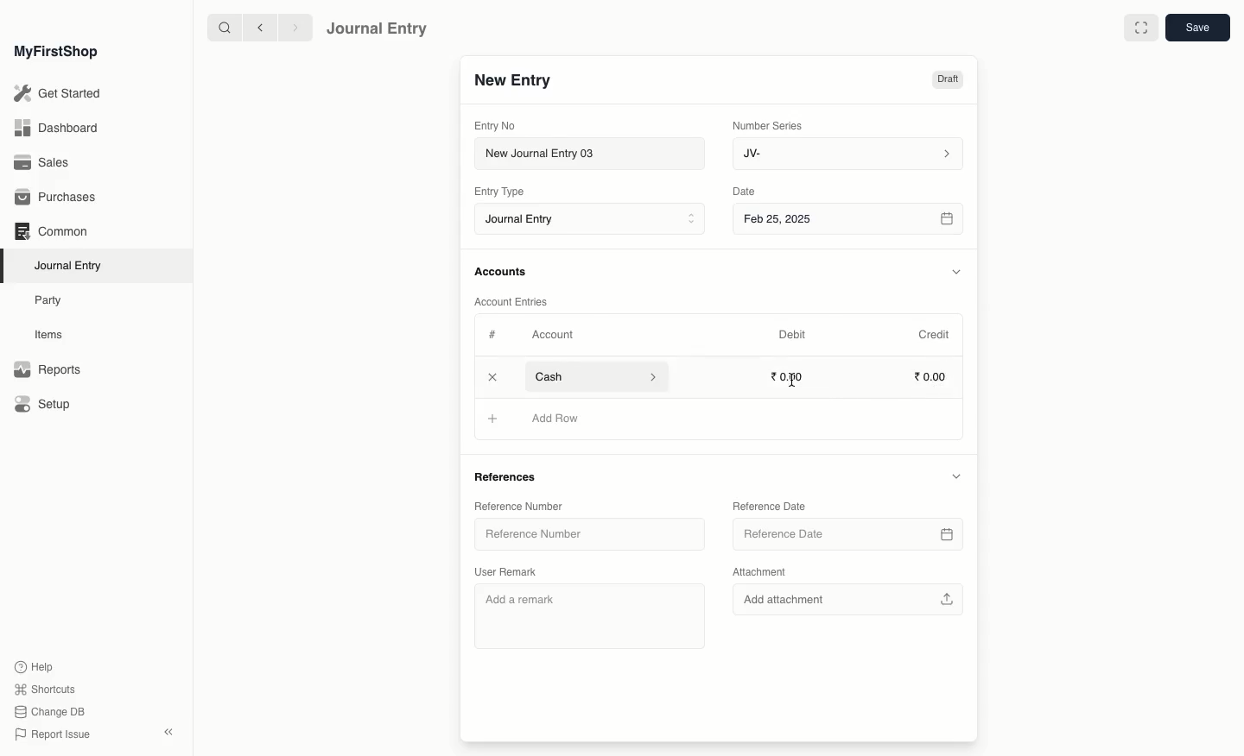 The height and width of the screenshot is (756, 1244). What do you see at coordinates (745, 192) in the screenshot?
I see `Date` at bounding box center [745, 192].